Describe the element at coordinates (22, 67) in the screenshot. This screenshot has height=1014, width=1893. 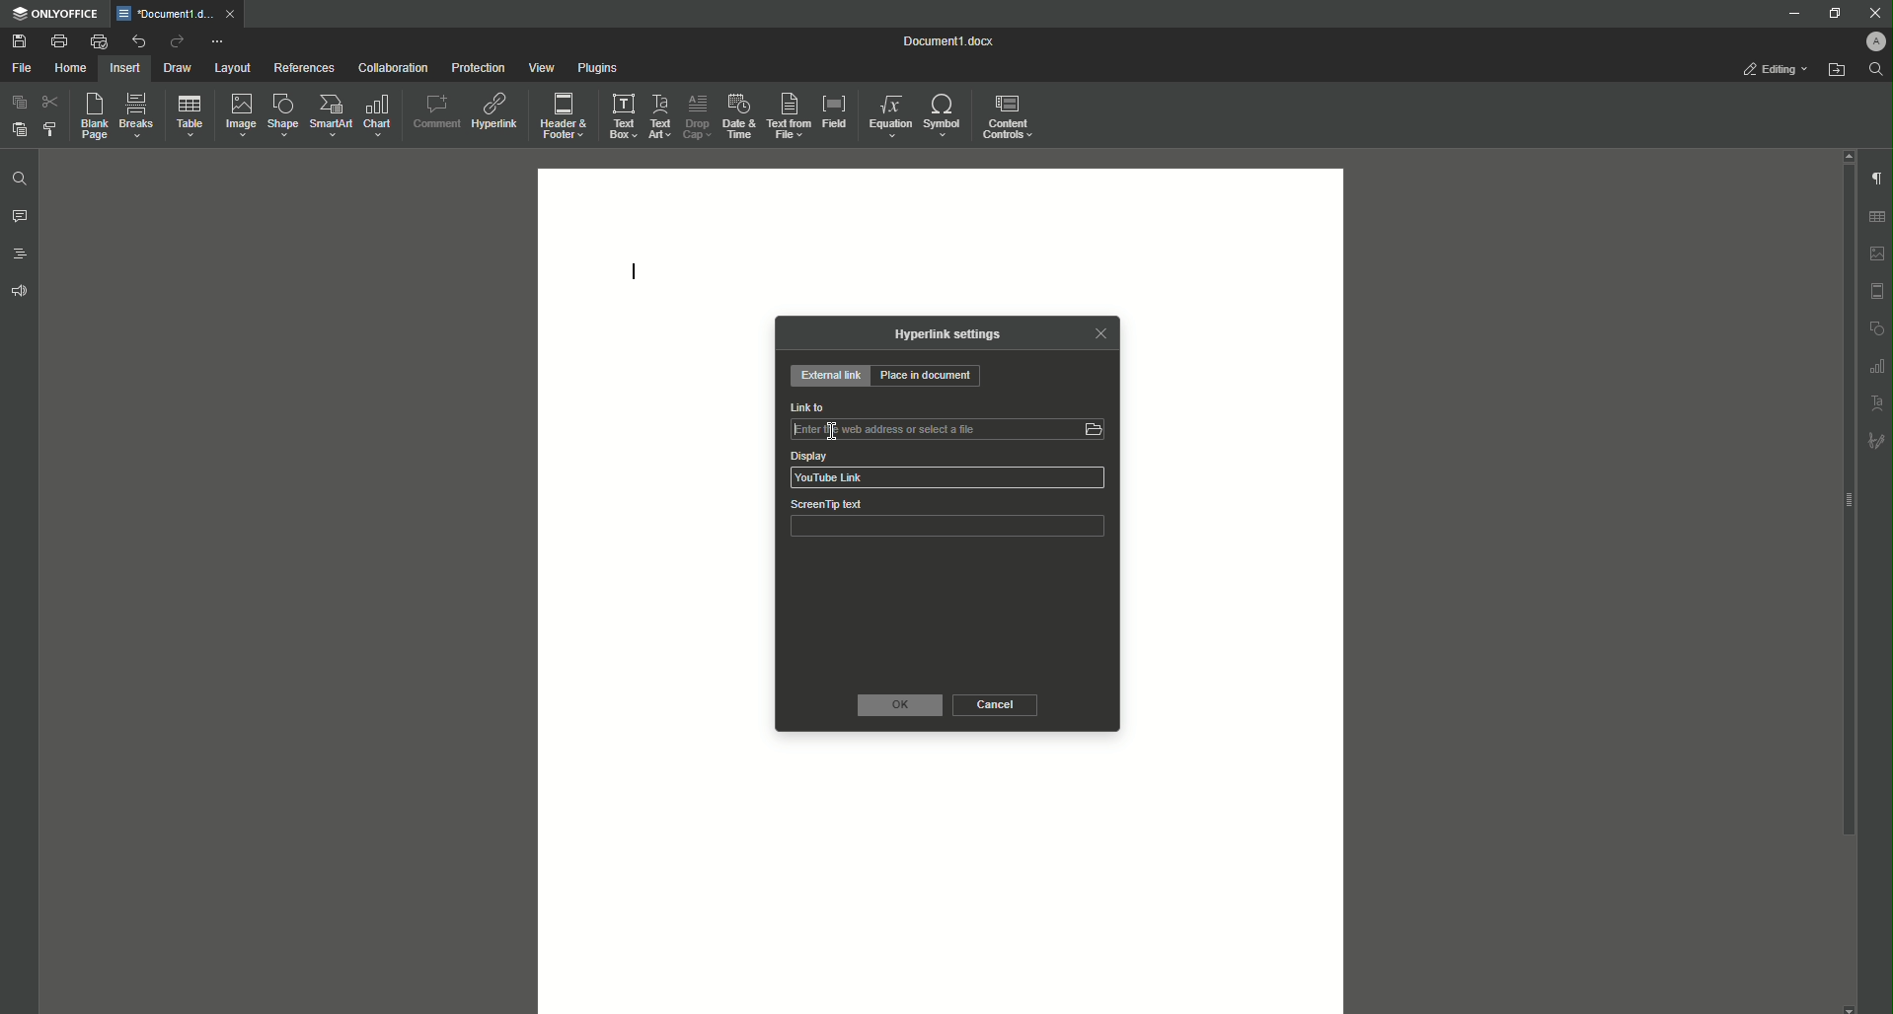
I see `File` at that location.